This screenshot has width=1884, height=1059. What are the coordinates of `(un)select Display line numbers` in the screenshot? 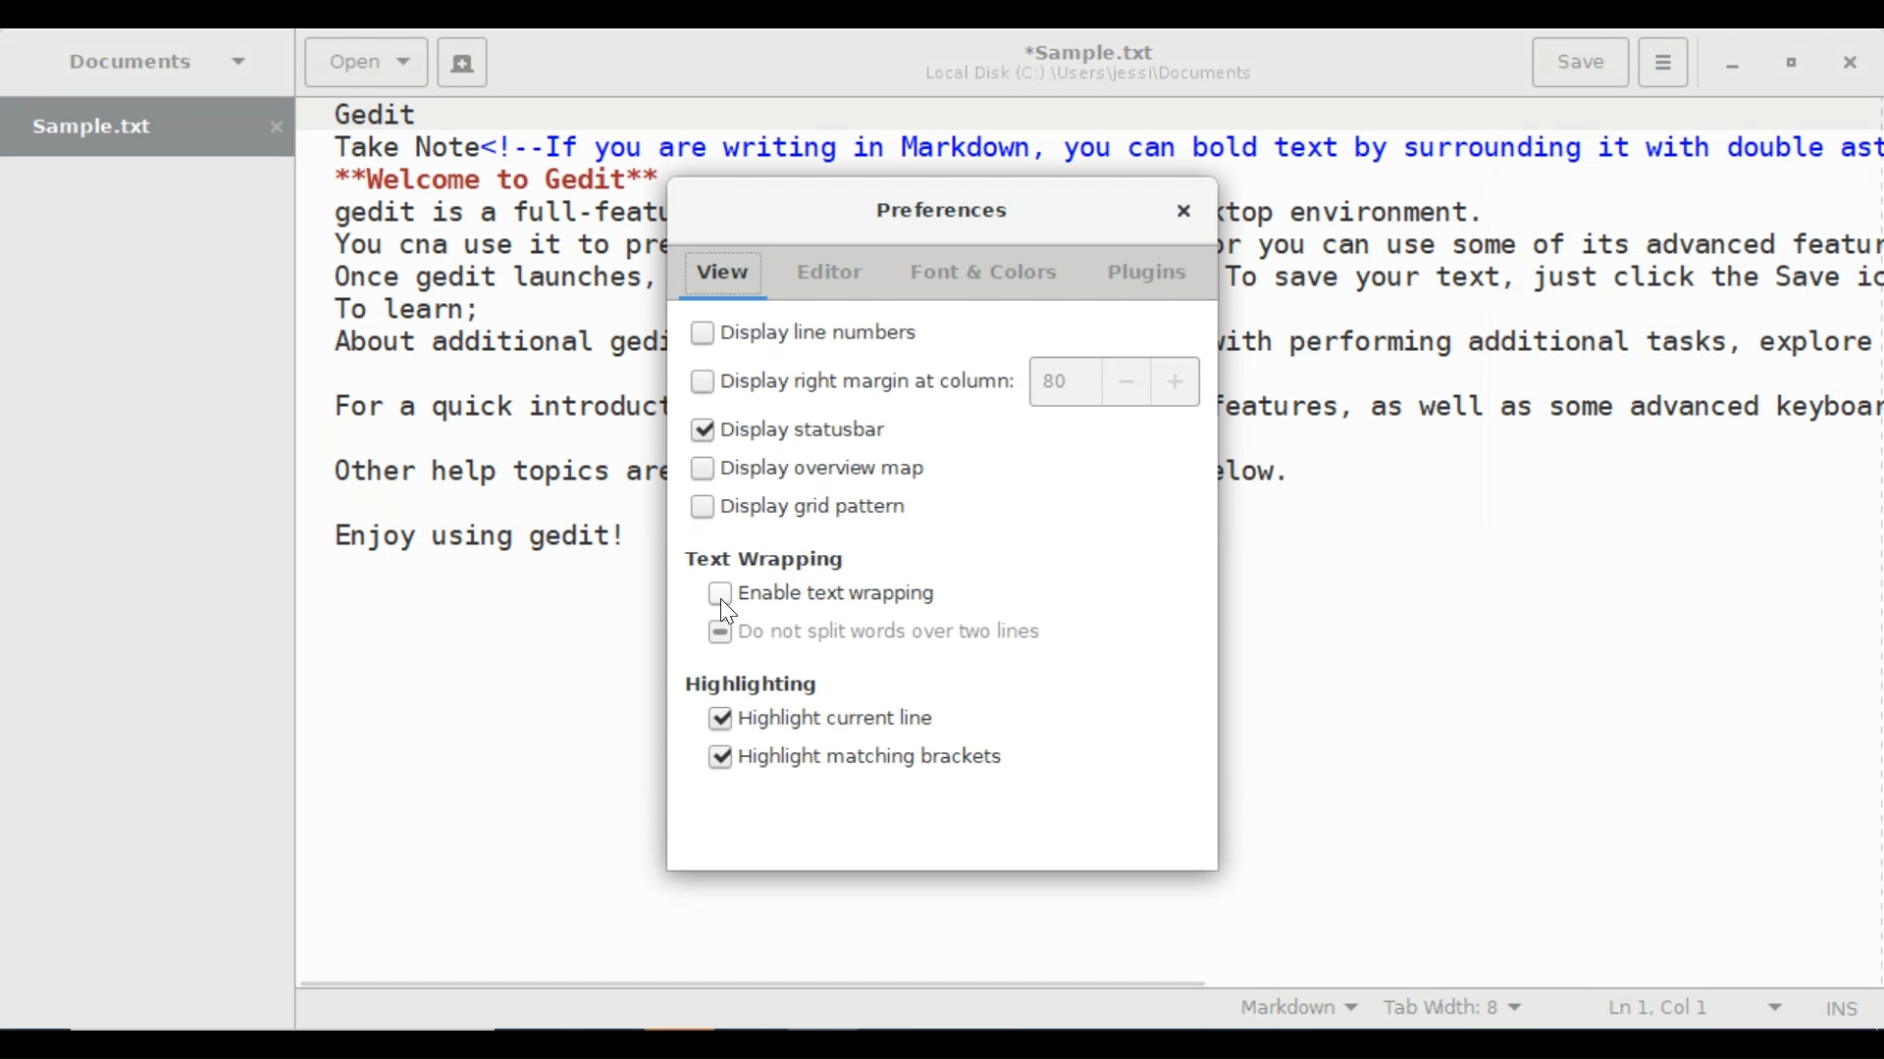 It's located at (810, 333).